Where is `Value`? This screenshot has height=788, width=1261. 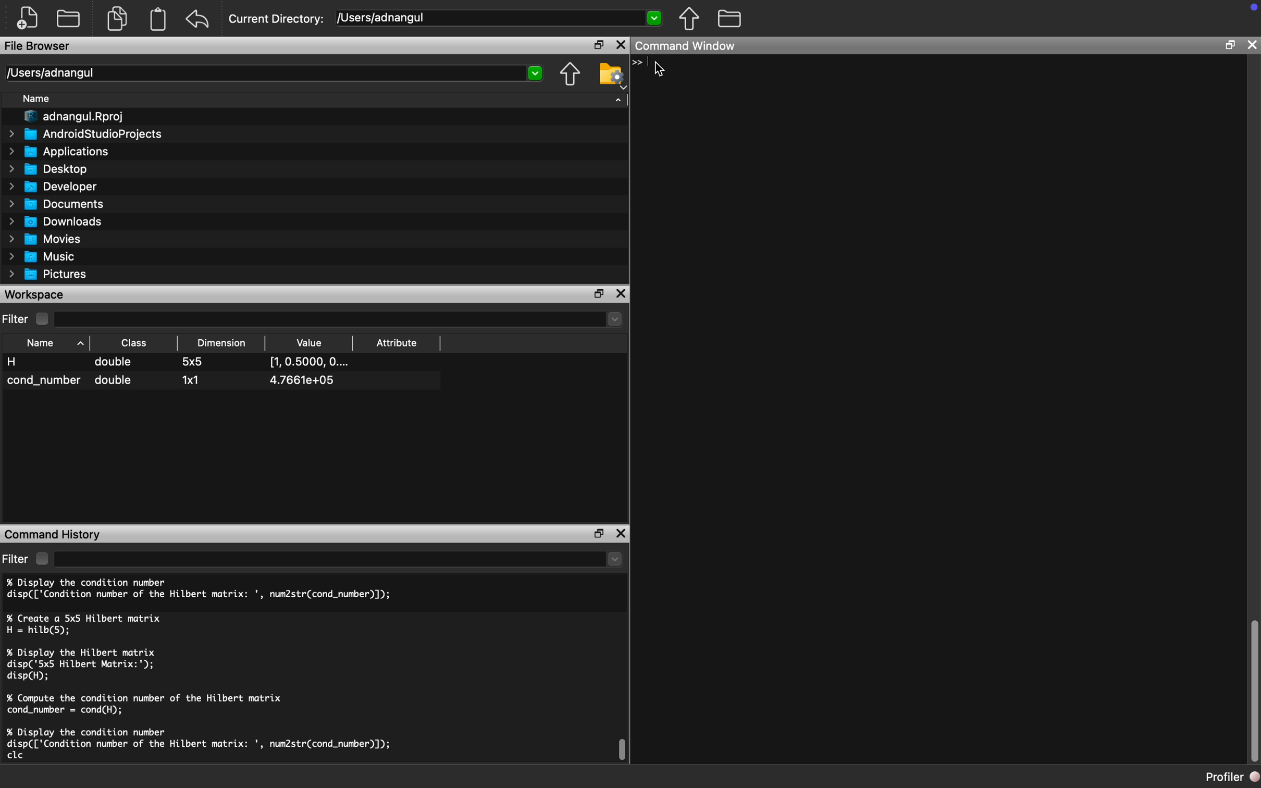 Value is located at coordinates (308, 342).